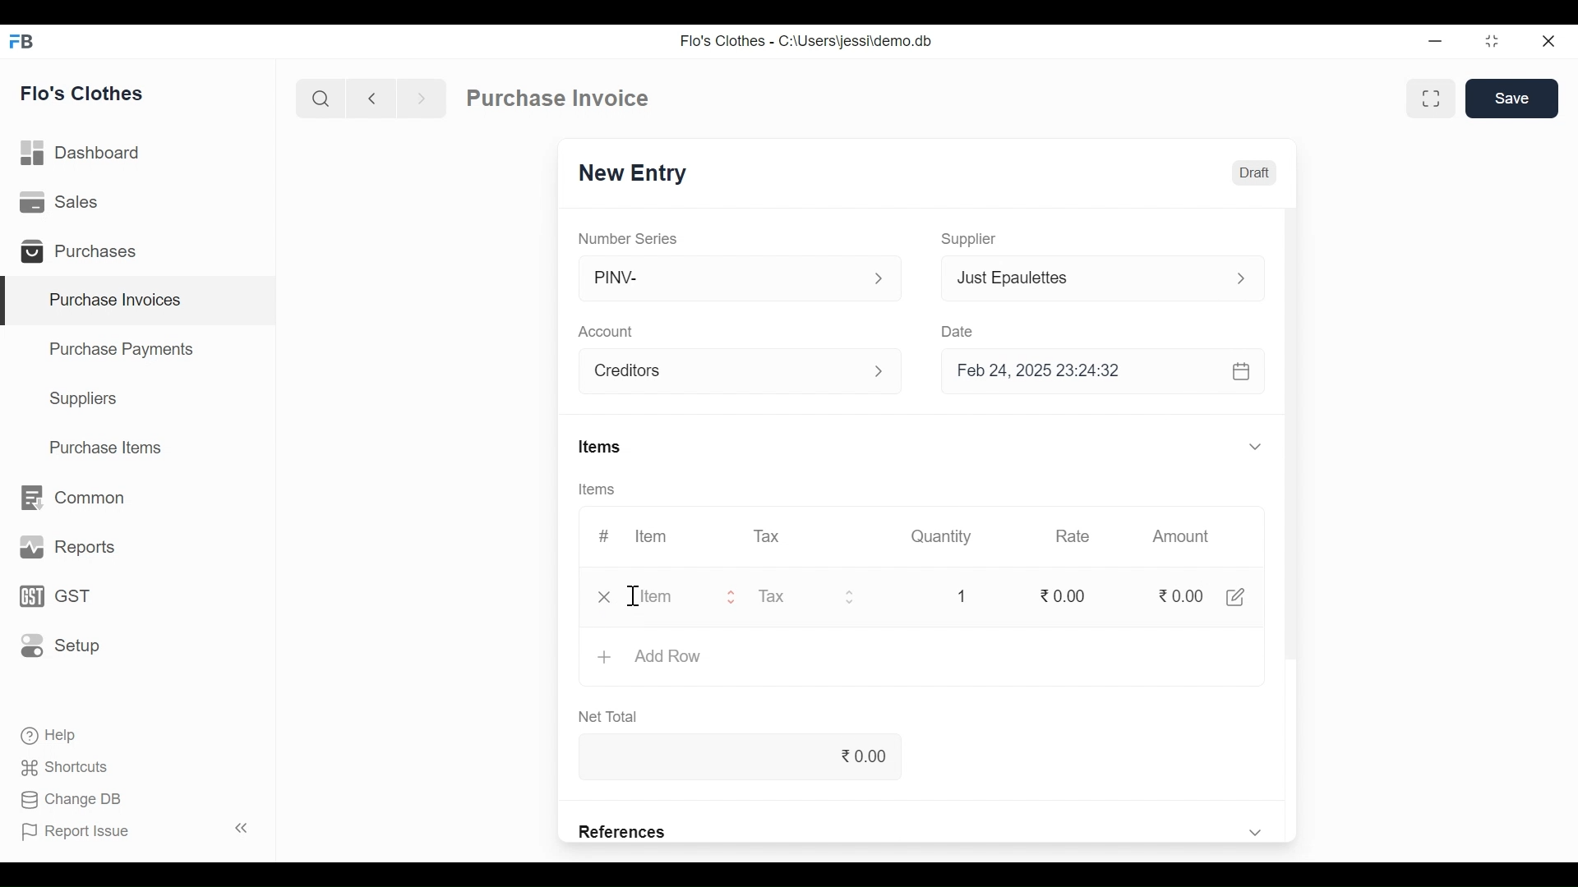  Describe the element at coordinates (84, 252) in the screenshot. I see `Purchases` at that location.